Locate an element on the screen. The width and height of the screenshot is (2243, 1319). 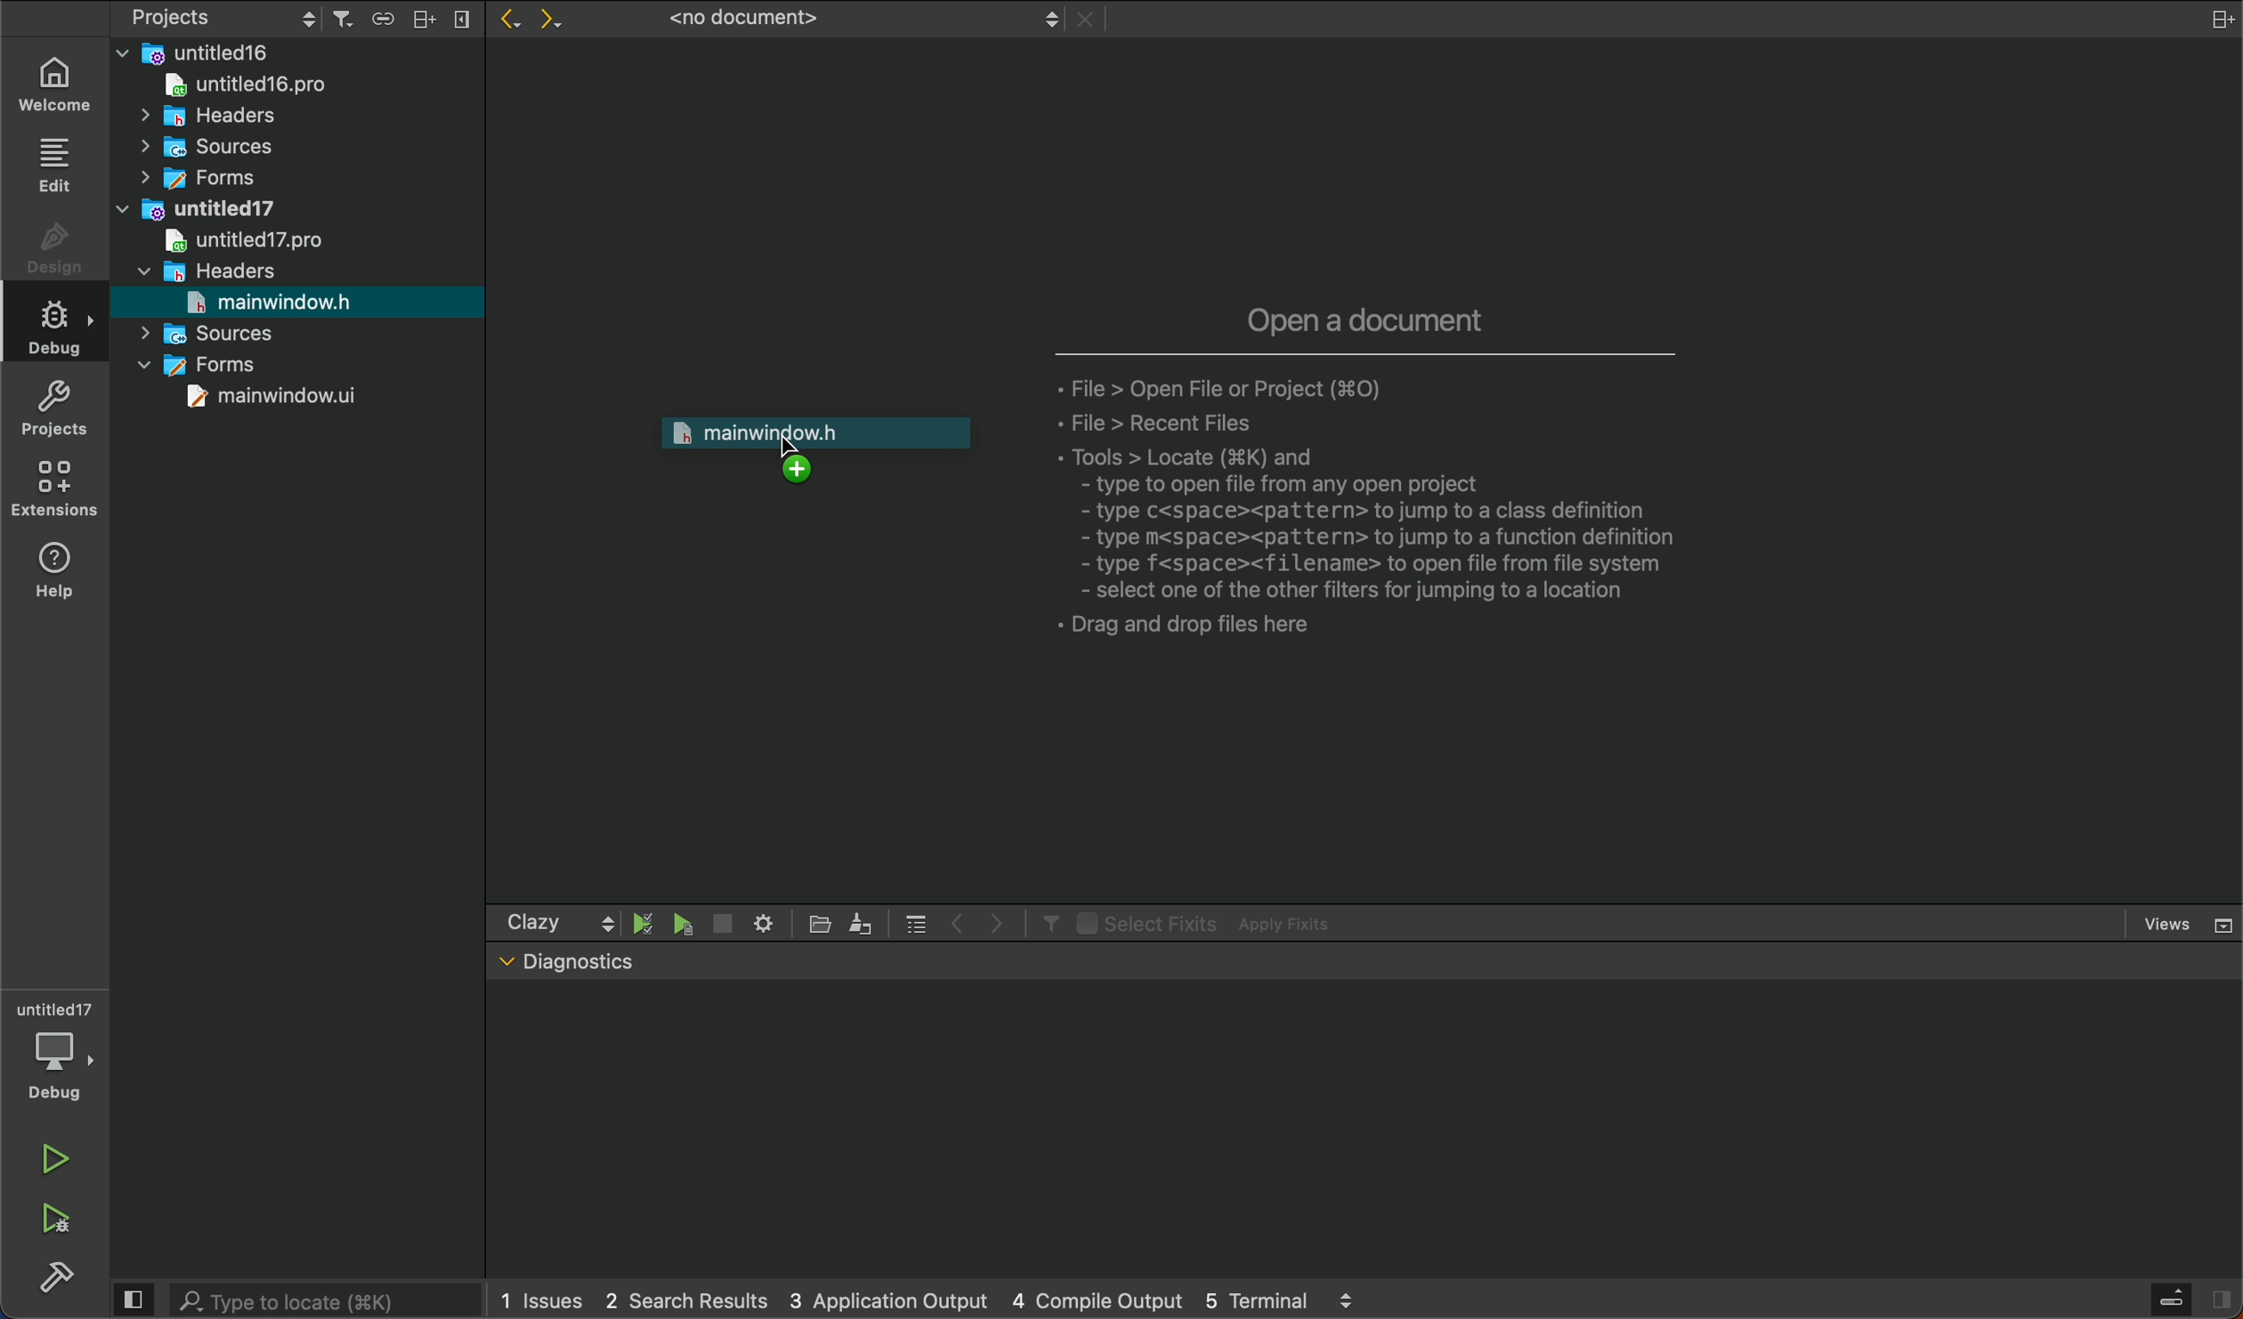
Forms is located at coordinates (207, 366).